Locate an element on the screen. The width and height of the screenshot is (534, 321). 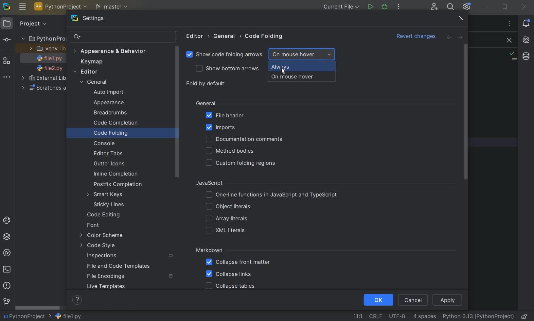
XML LITERALS is located at coordinates (227, 231).